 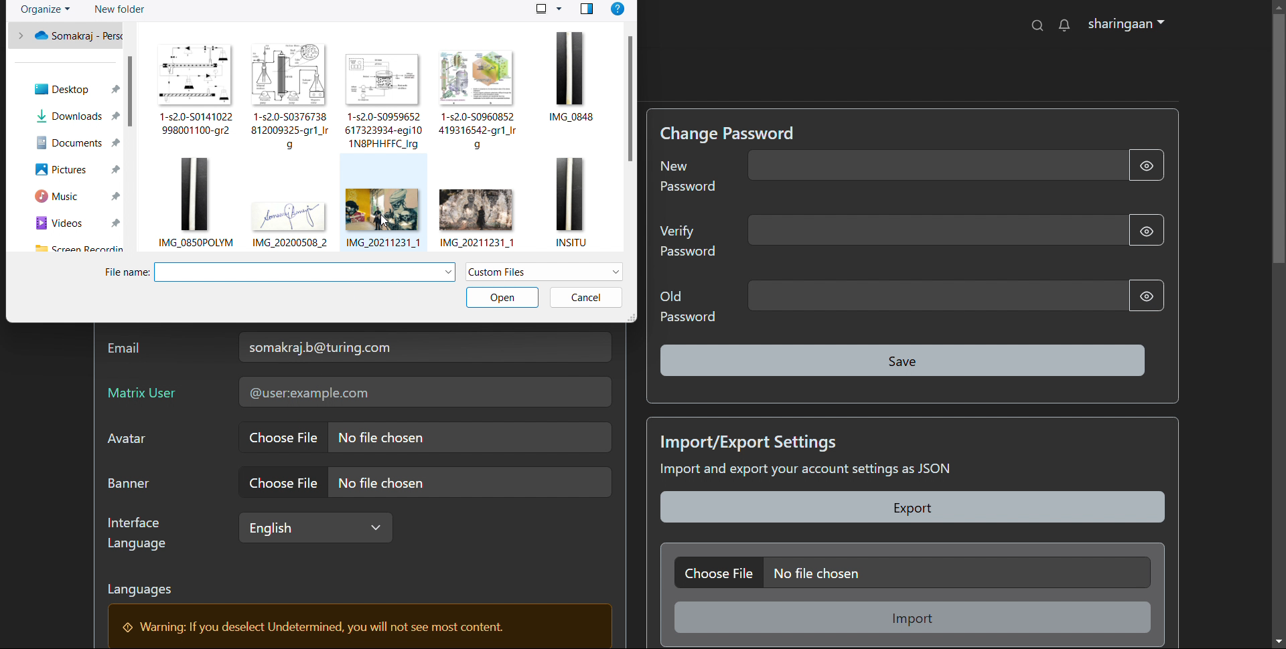 What do you see at coordinates (688, 244) in the screenshot?
I see `Verify Password` at bounding box center [688, 244].